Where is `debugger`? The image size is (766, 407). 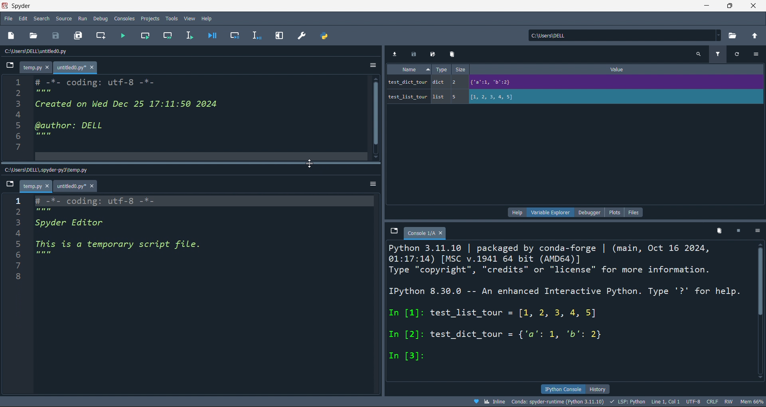 debugger is located at coordinates (586, 212).